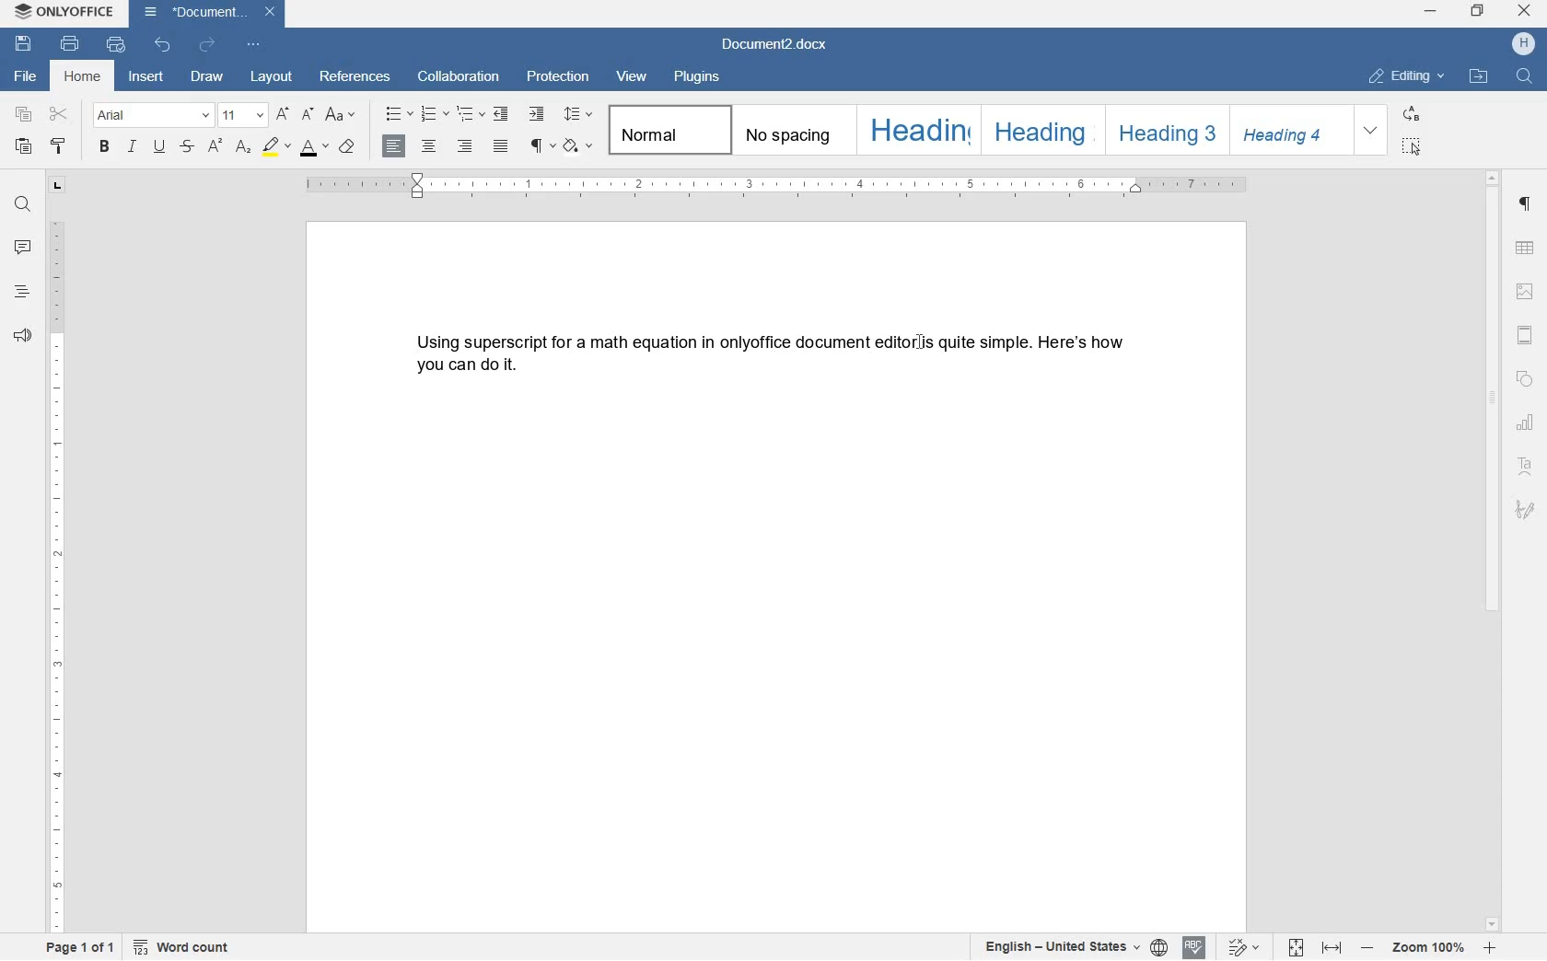  What do you see at coordinates (187, 147) in the screenshot?
I see `strikethrough` at bounding box center [187, 147].